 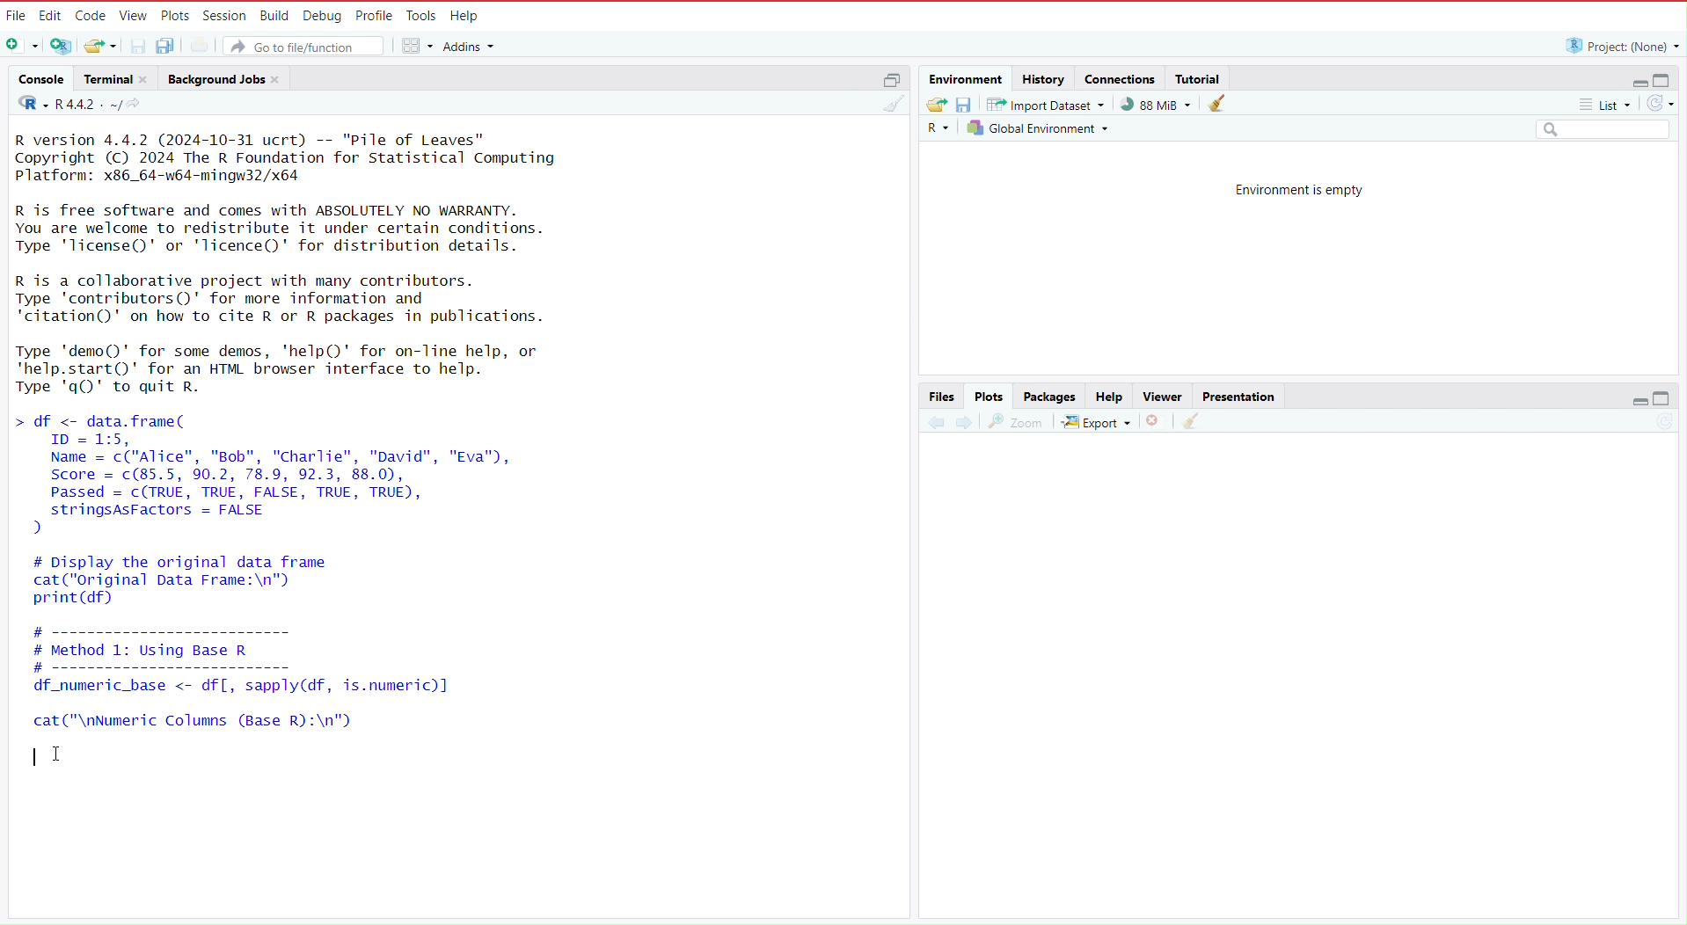 I want to click on Open an existing file, so click(x=103, y=46).